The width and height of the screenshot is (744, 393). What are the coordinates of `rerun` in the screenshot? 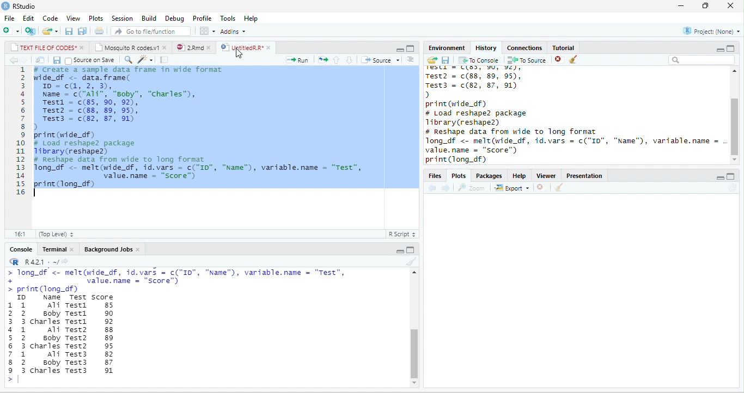 It's located at (323, 60).